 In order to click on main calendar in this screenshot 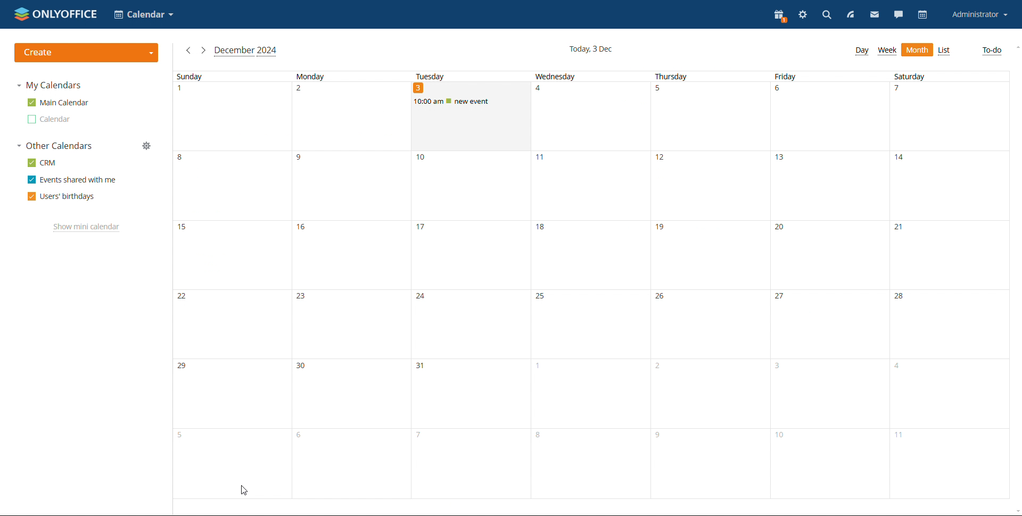, I will do `click(59, 102)`.